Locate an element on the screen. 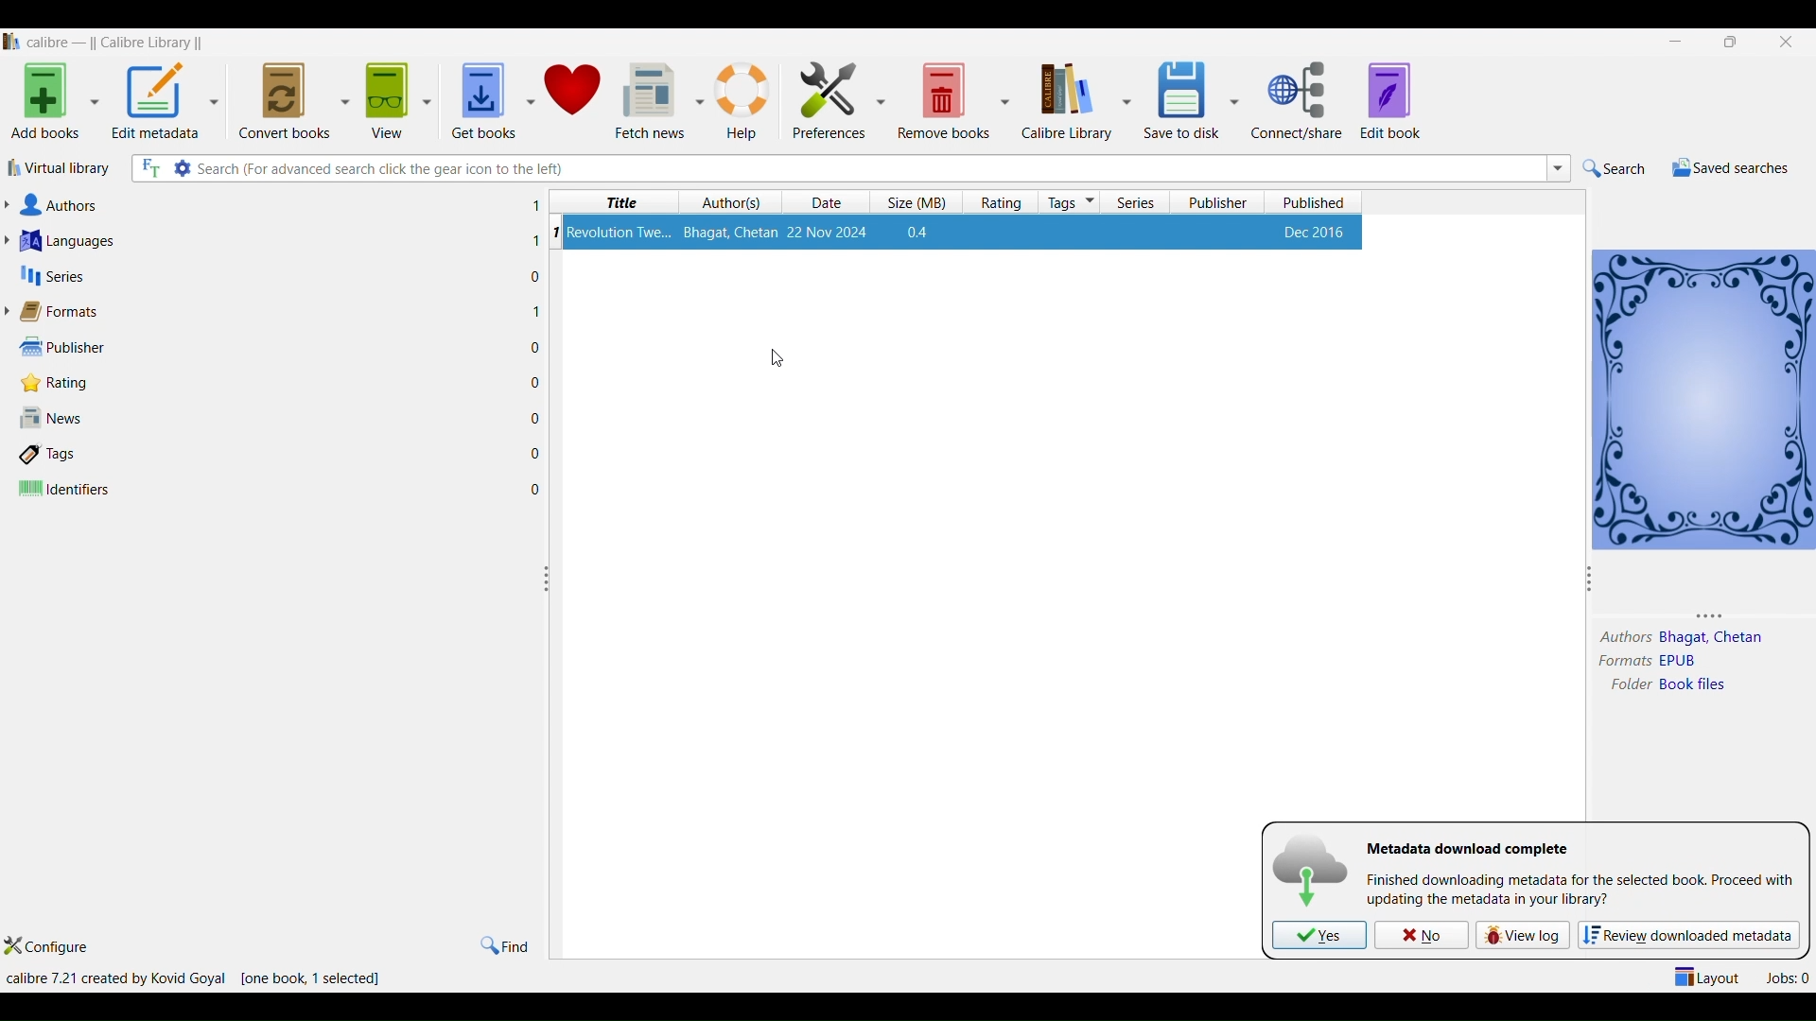  identifiers is located at coordinates (66, 490).